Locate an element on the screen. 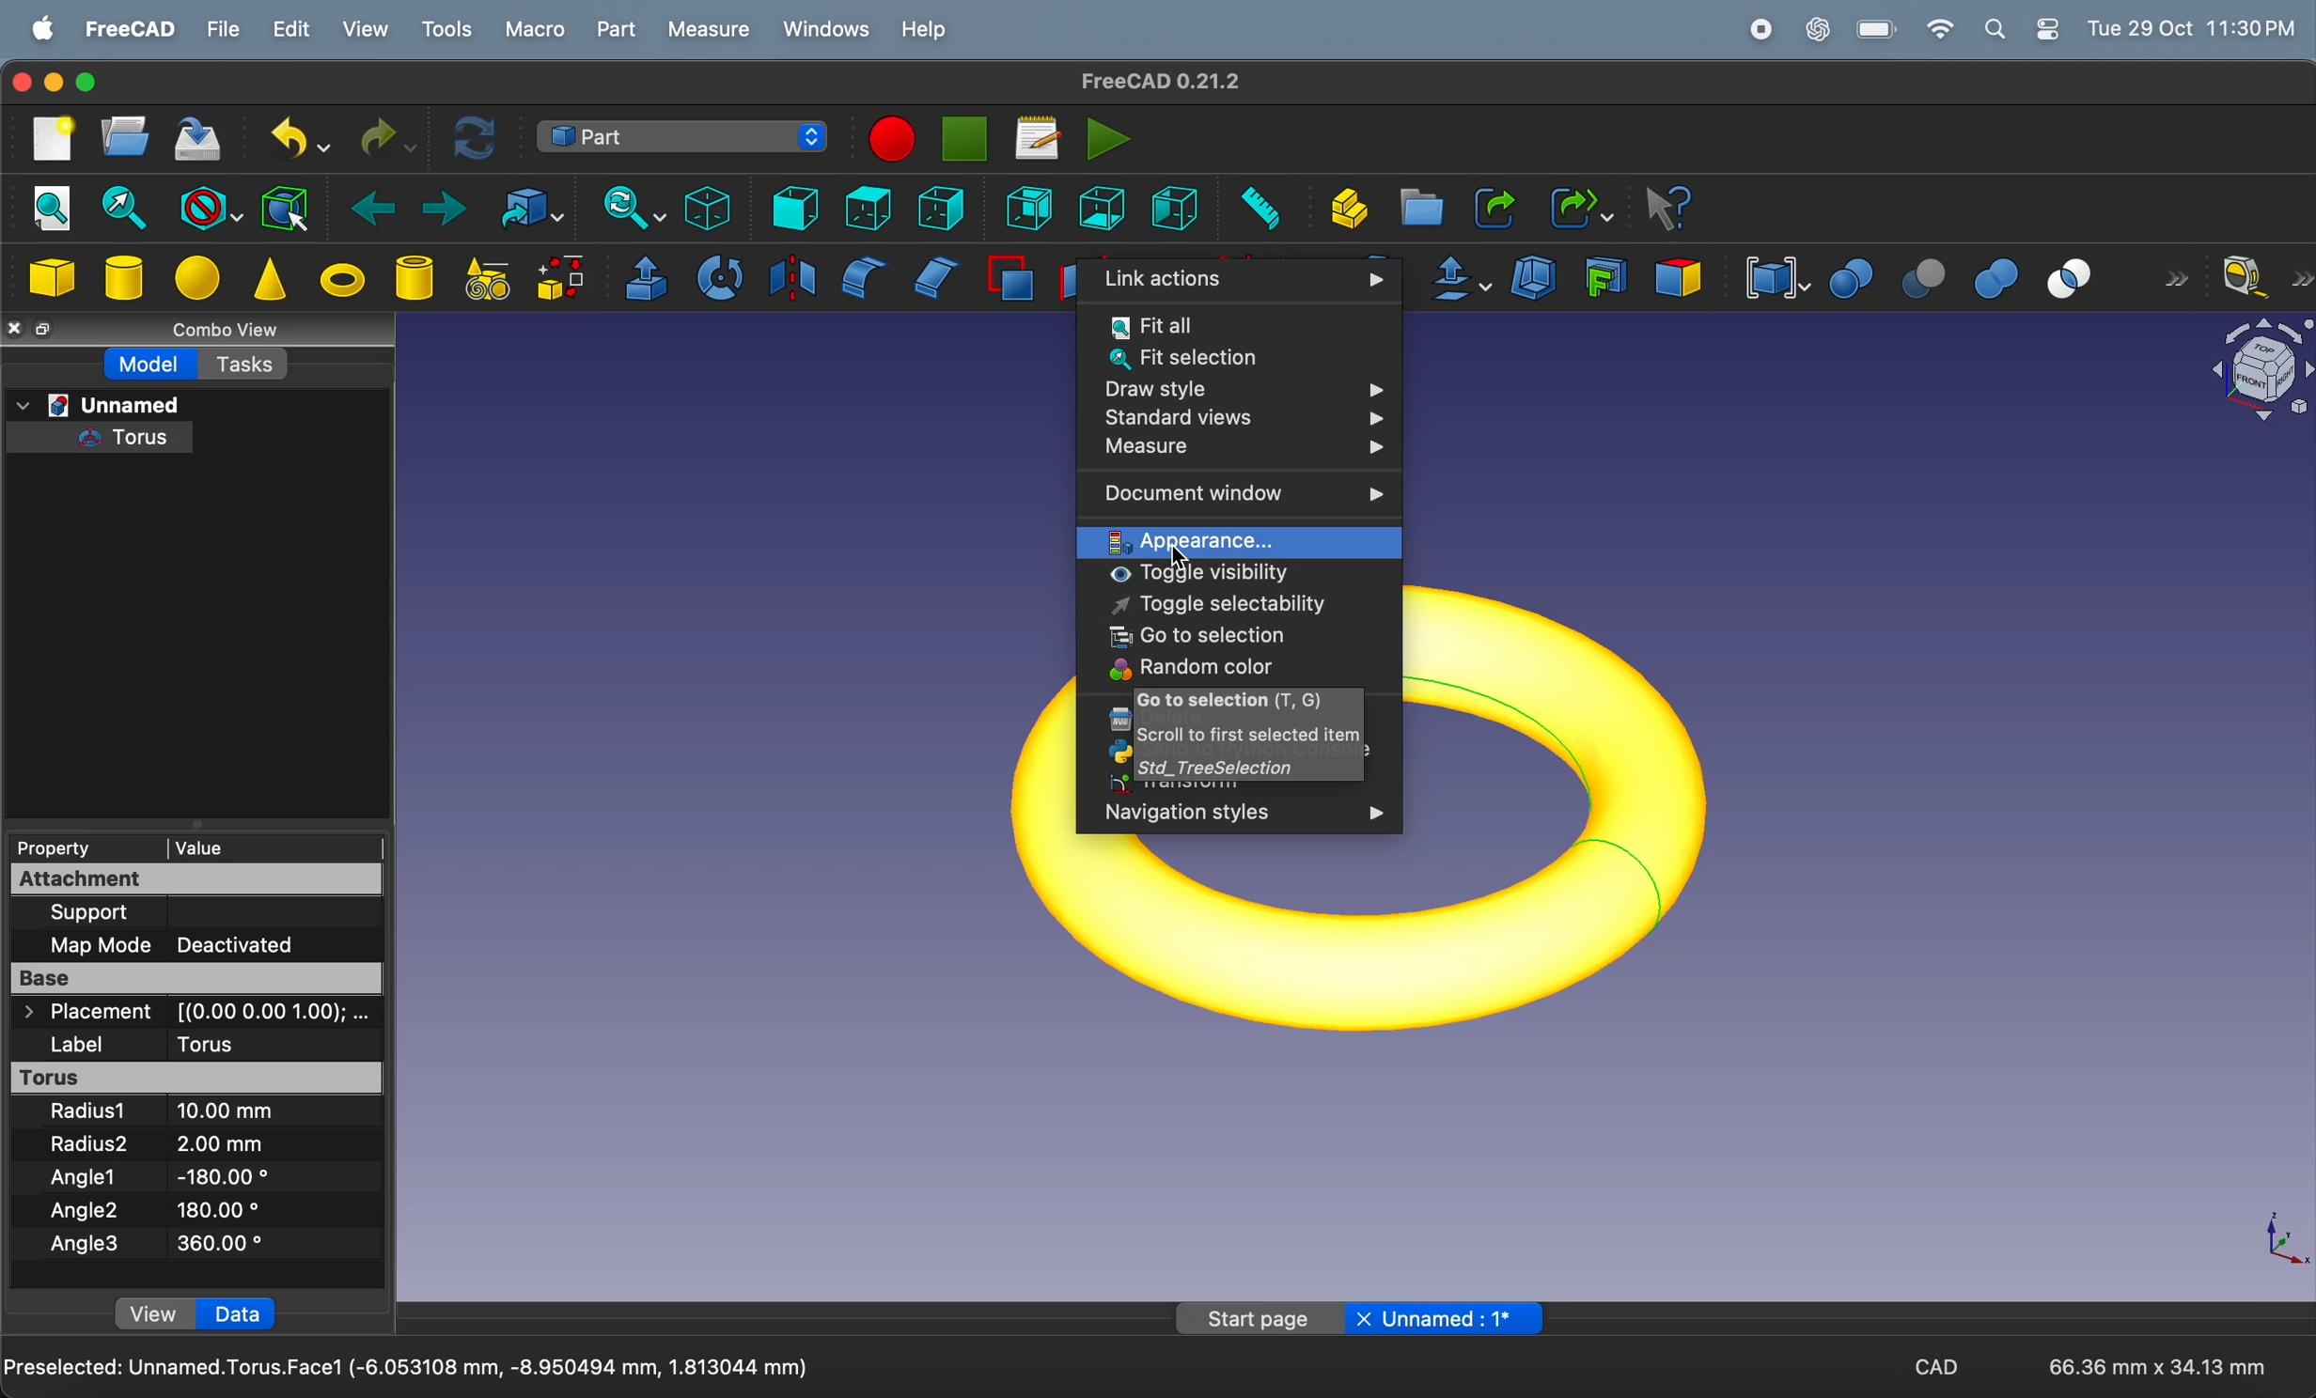 This screenshot has height=1398, width=2316. whats this? is located at coordinates (1668, 208).